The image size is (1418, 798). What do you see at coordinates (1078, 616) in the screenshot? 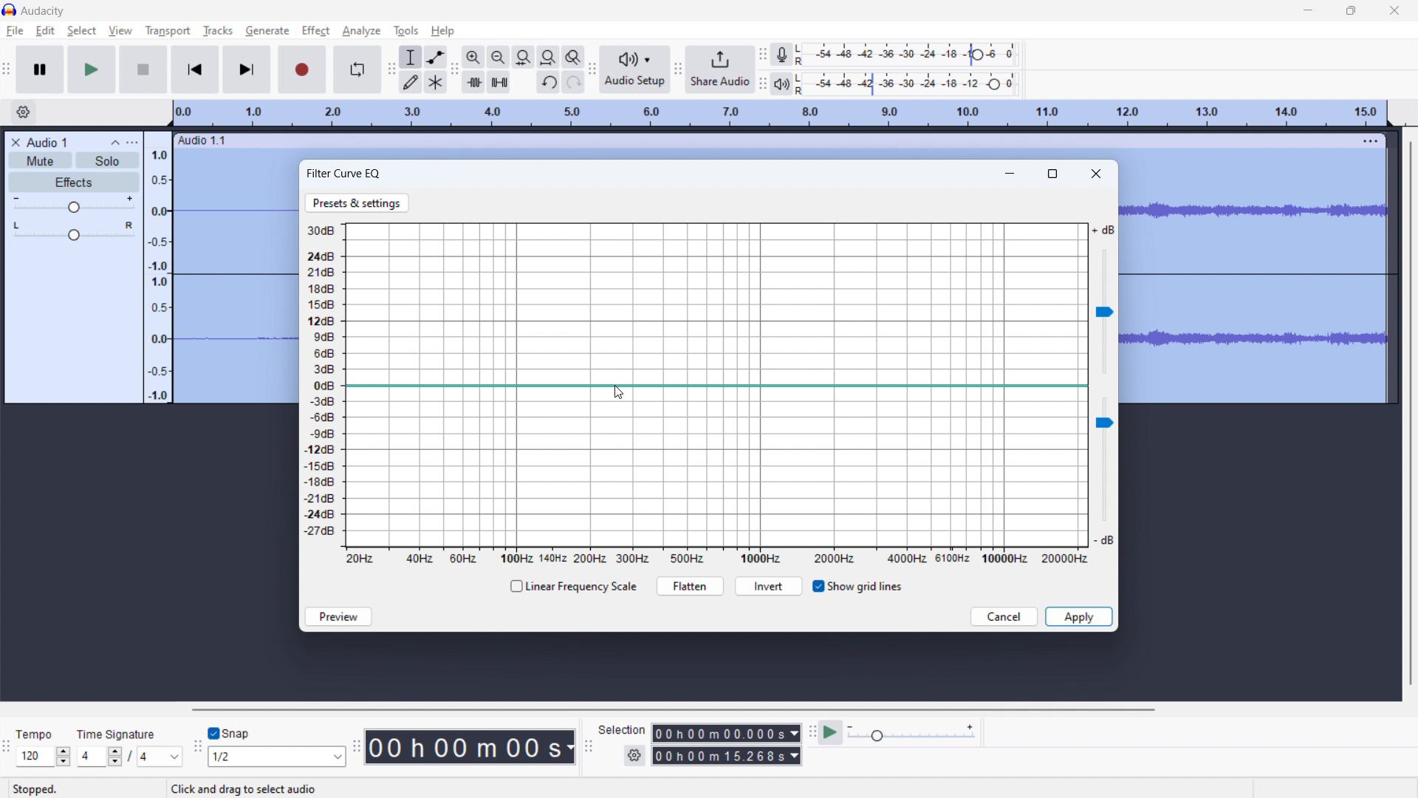
I see `apply` at bounding box center [1078, 616].